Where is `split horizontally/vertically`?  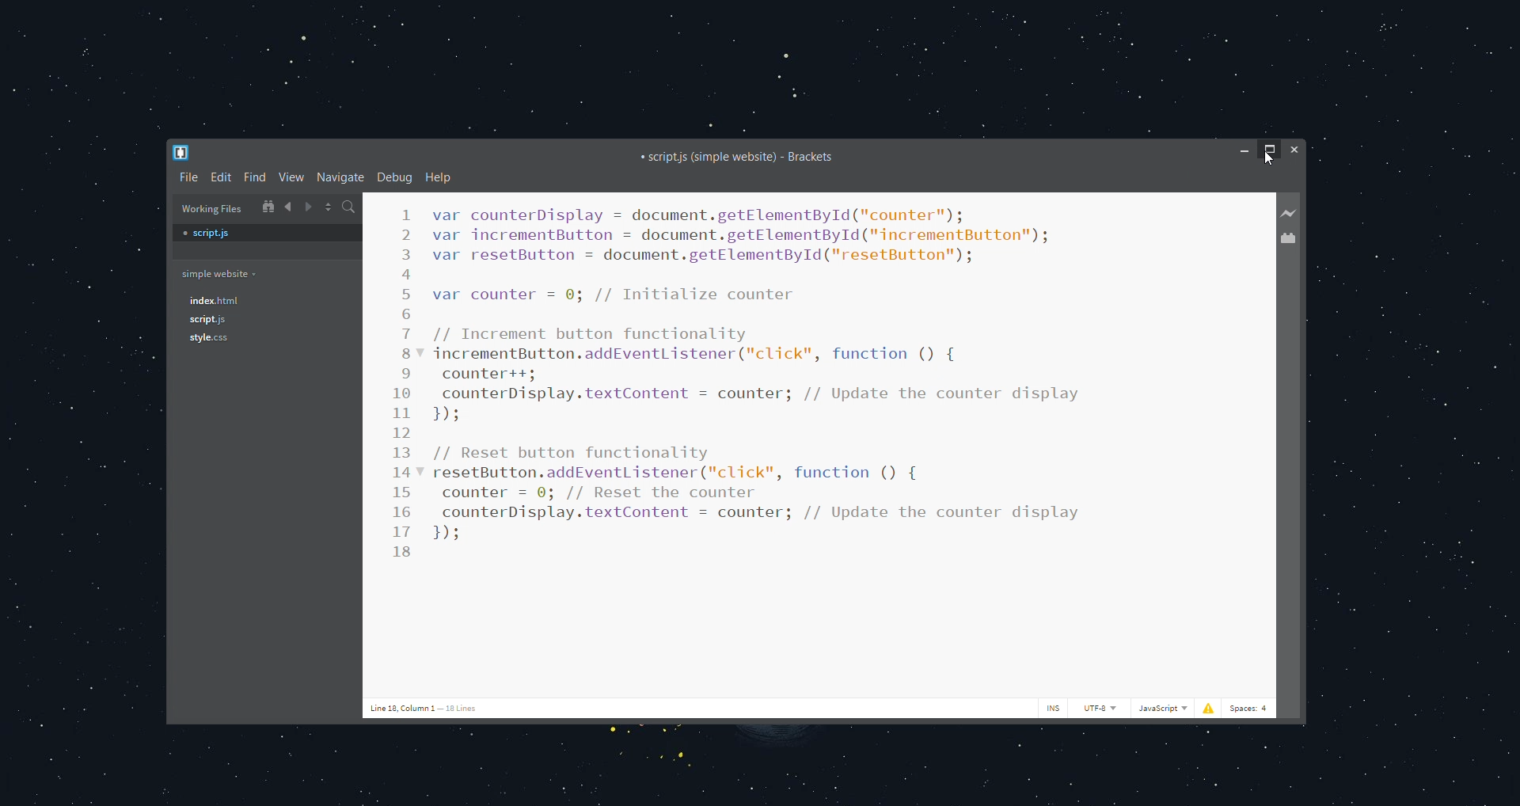
split horizontally/vertically is located at coordinates (329, 207).